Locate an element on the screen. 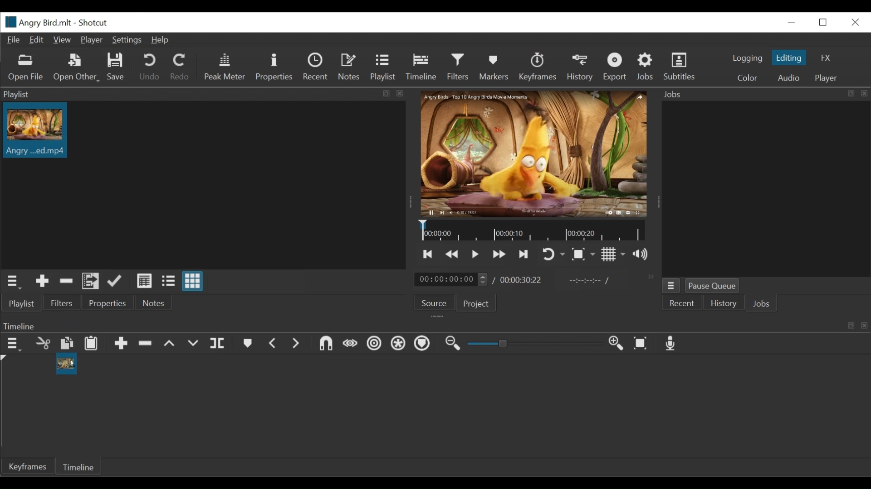 This screenshot has width=871, height=489. Append is located at coordinates (120, 345).